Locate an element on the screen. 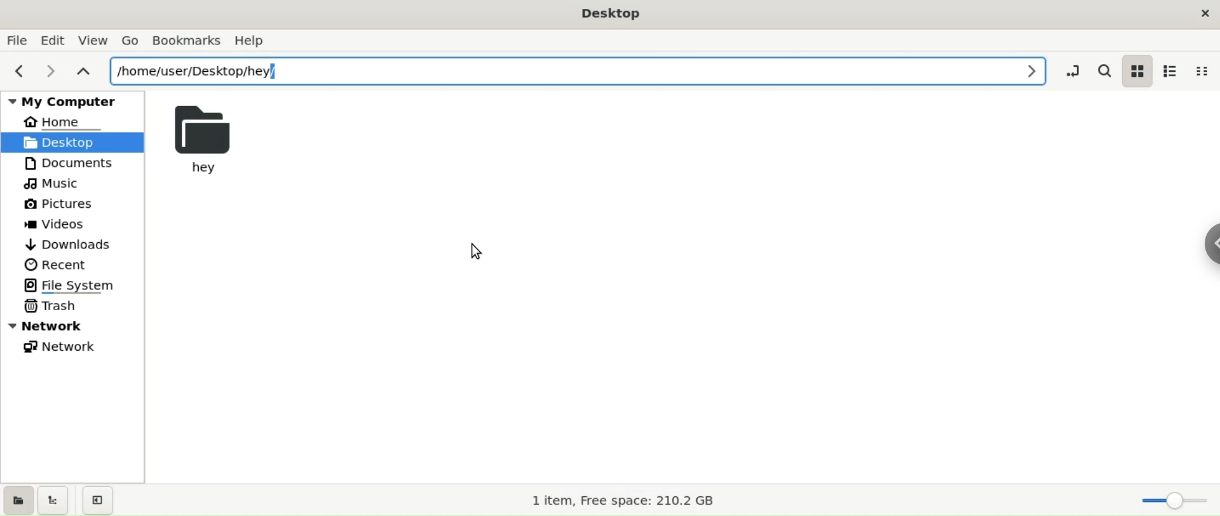 The height and width of the screenshot is (516, 1220). show tree view is located at coordinates (56, 501).